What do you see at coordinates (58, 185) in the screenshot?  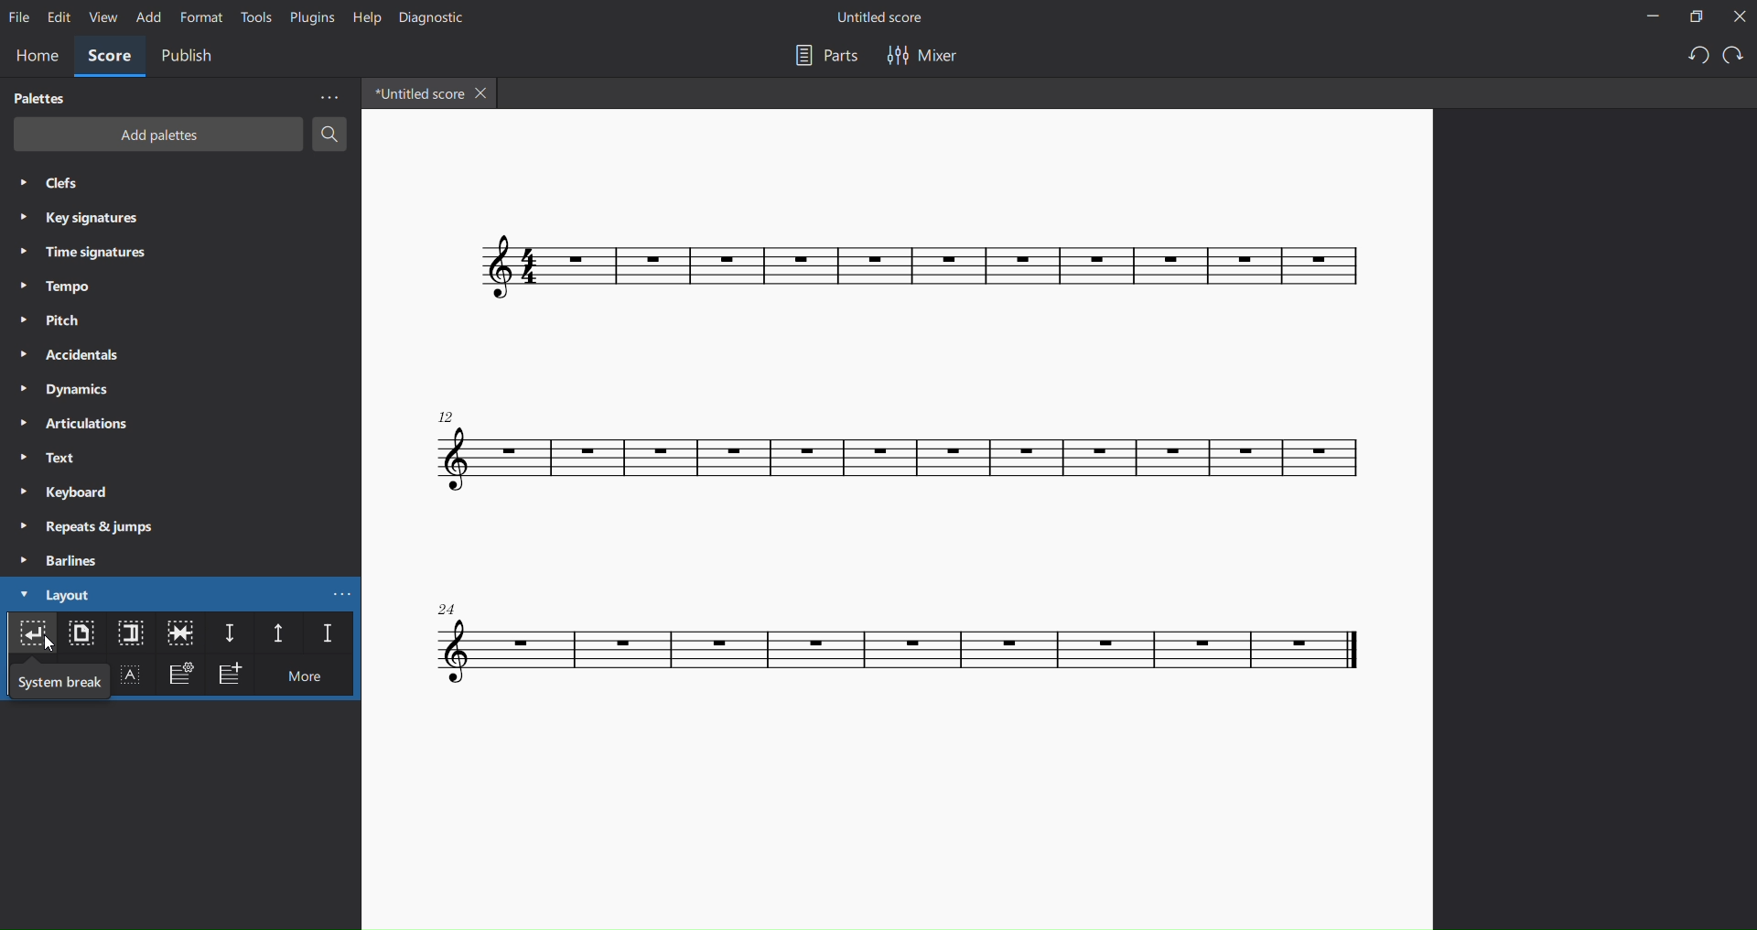 I see `clefs` at bounding box center [58, 185].